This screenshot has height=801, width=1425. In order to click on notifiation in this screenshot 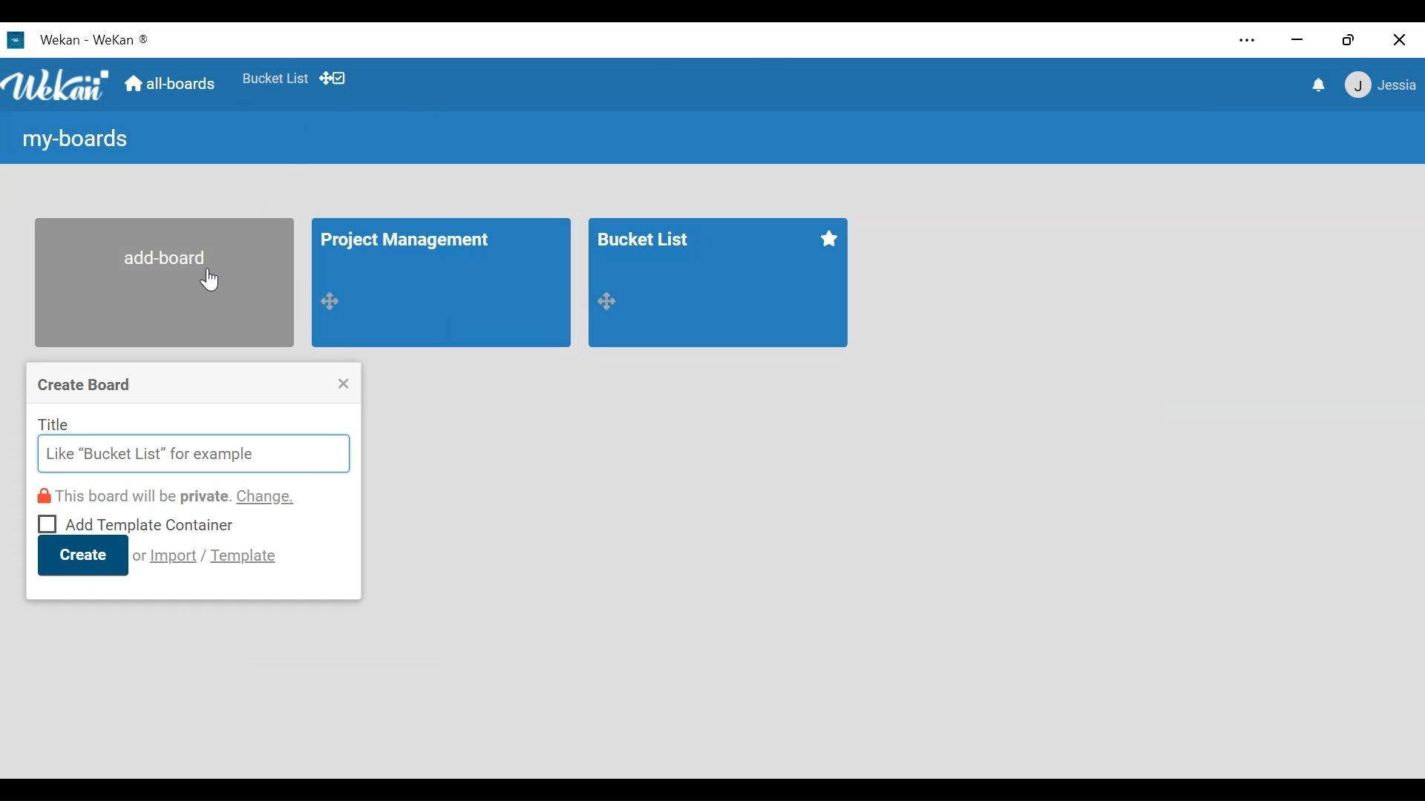, I will do `click(1317, 85)`.